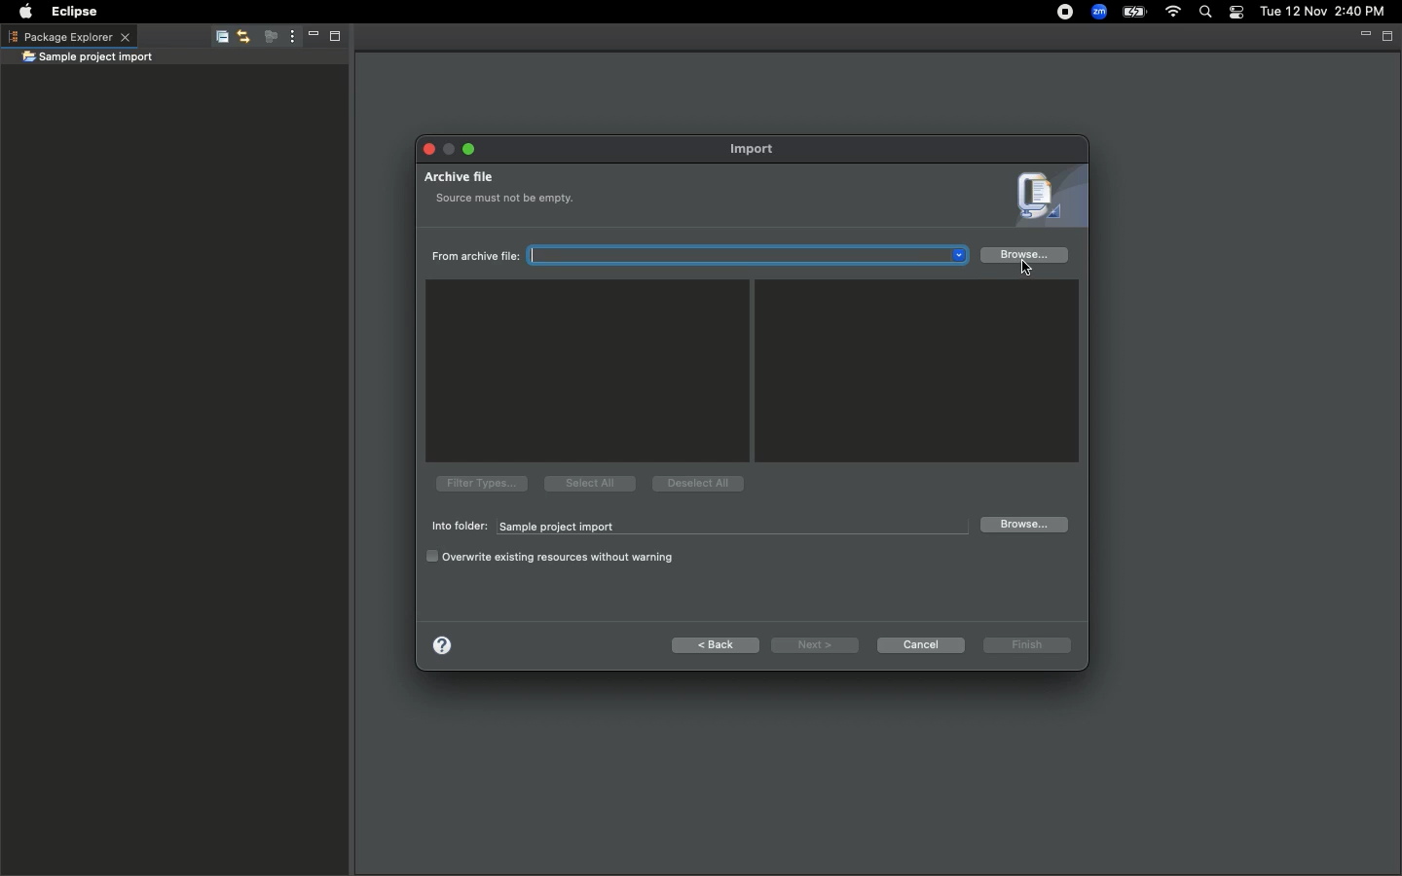  I want to click on close, so click(425, 150).